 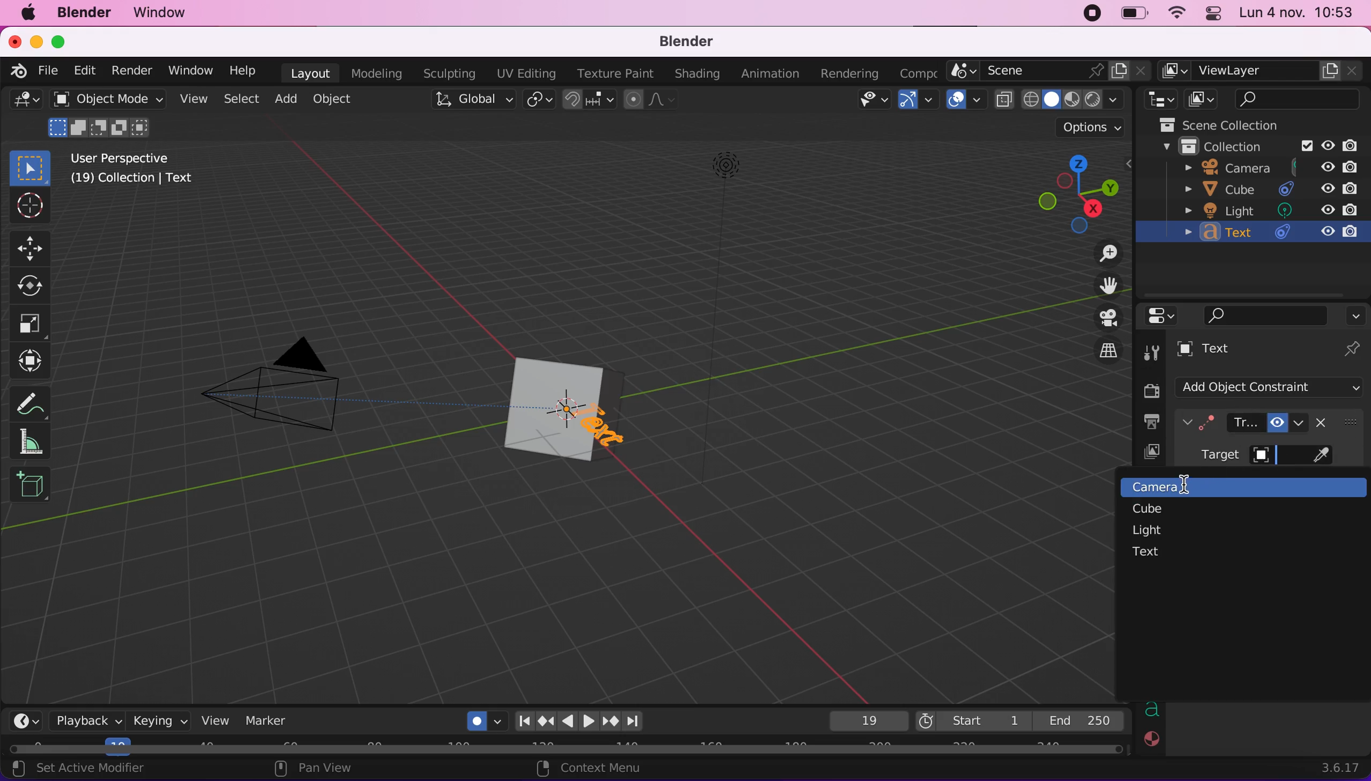 What do you see at coordinates (23, 102) in the screenshot?
I see `editor type` at bounding box center [23, 102].